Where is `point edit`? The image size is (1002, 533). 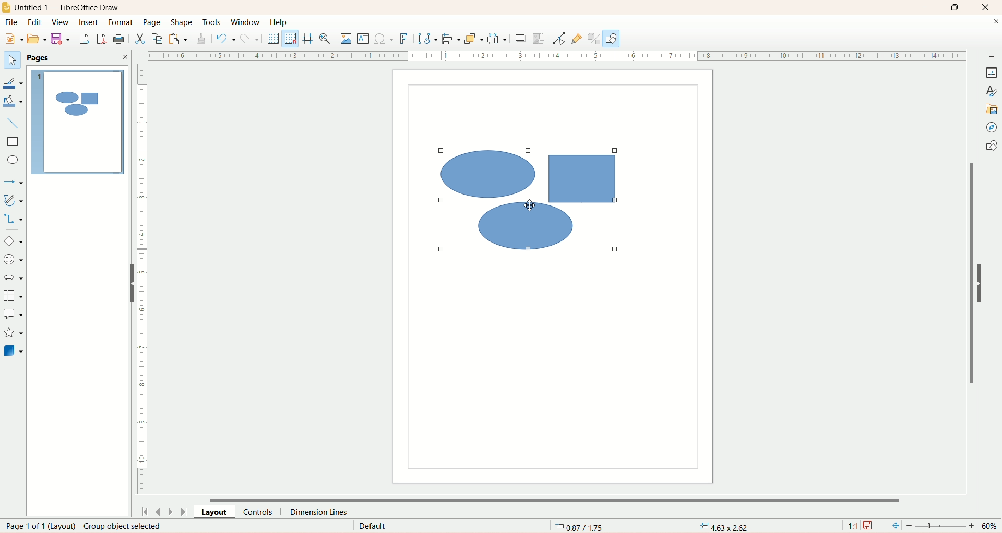 point edit is located at coordinates (557, 39).